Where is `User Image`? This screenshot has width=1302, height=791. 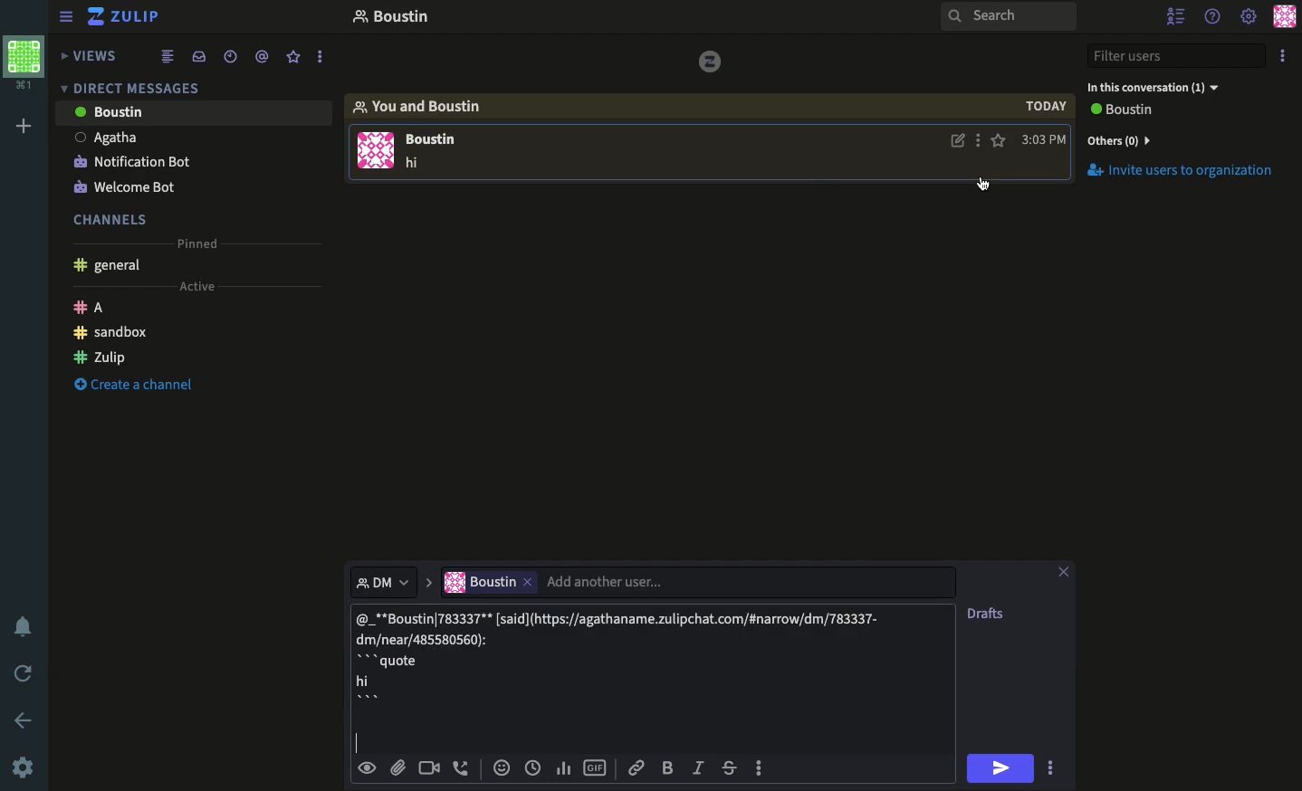 User Image is located at coordinates (376, 154).